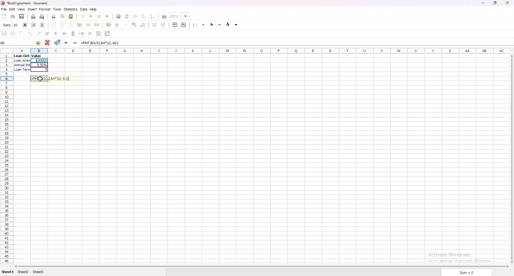 This screenshot has height=276, width=514. I want to click on accounting, so click(108, 25).